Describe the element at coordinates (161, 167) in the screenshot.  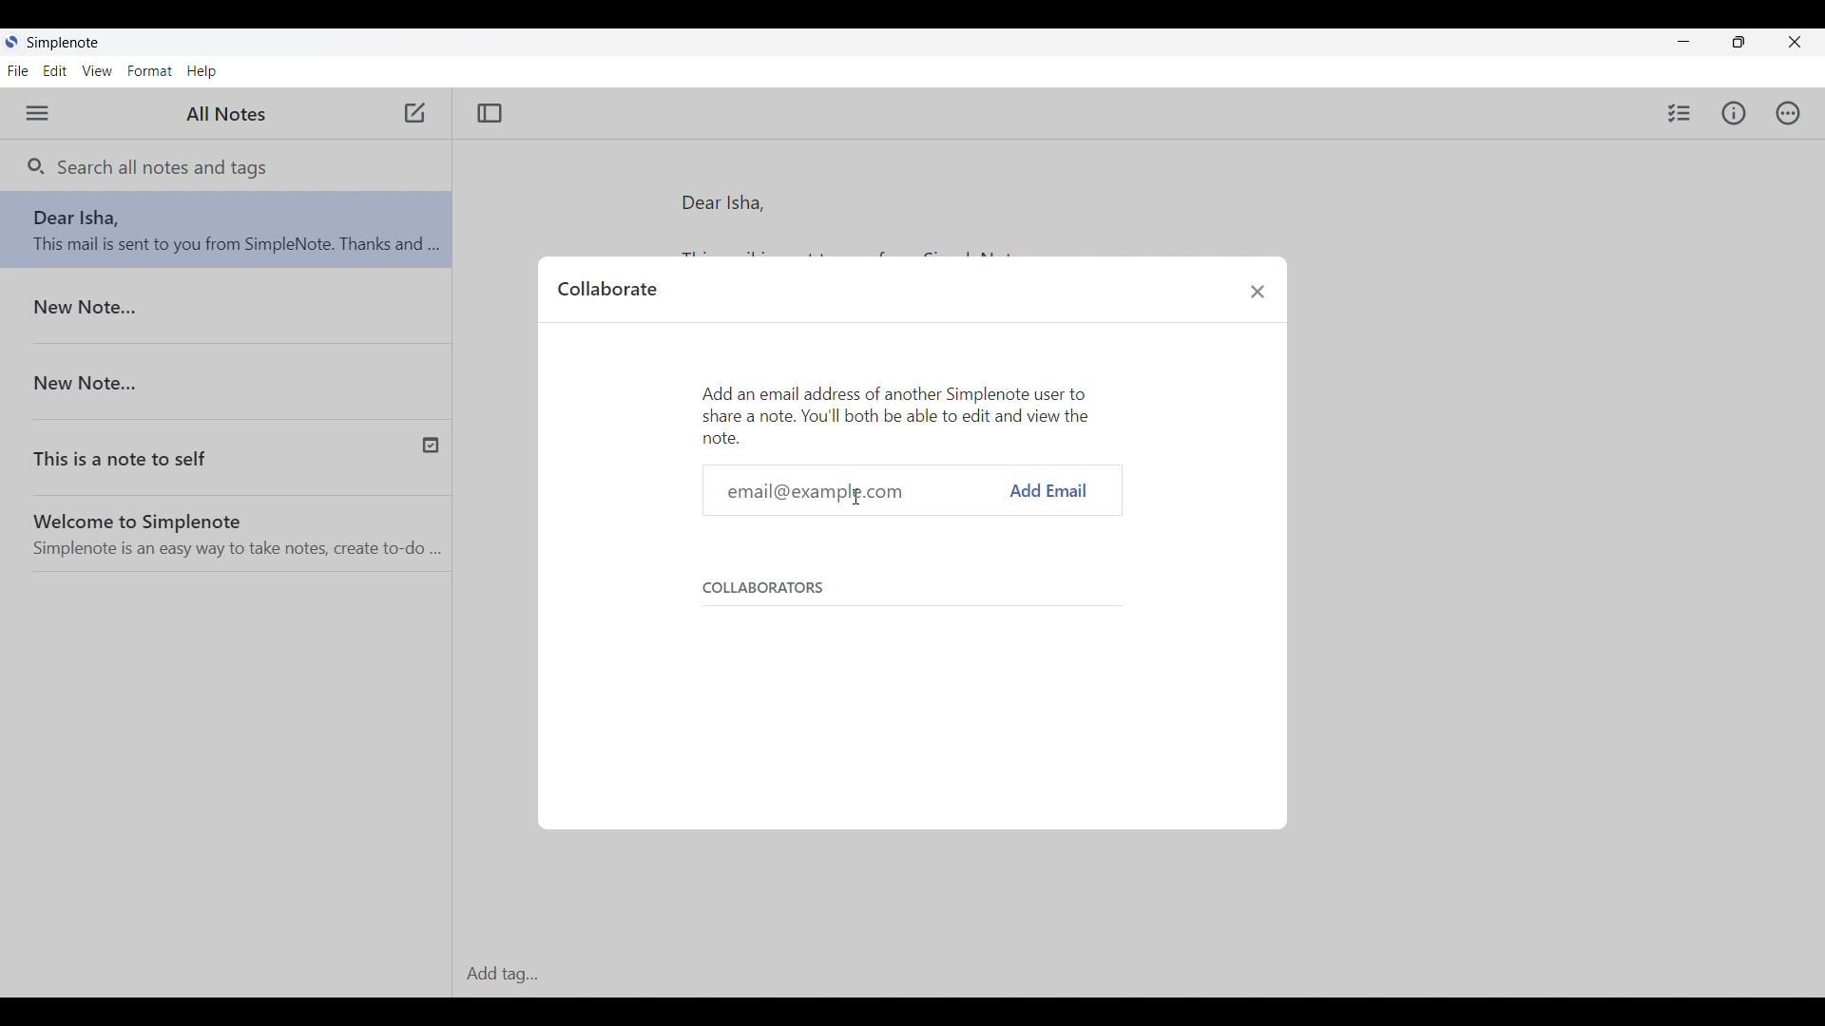
I see `Search all notes and tags` at that location.